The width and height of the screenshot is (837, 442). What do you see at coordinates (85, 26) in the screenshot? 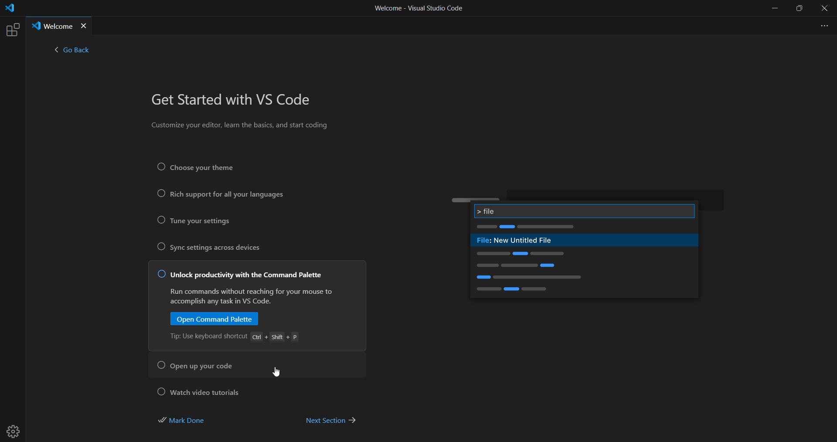
I see `close tab` at bounding box center [85, 26].